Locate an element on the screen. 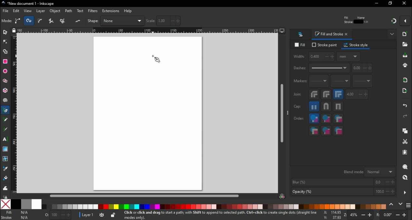 The image size is (412, 220). bevel is located at coordinates (314, 96).